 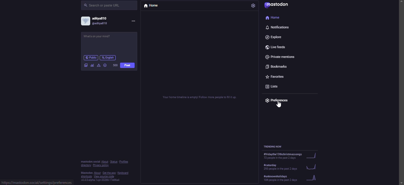 What do you see at coordinates (135, 22) in the screenshot?
I see `more` at bounding box center [135, 22].